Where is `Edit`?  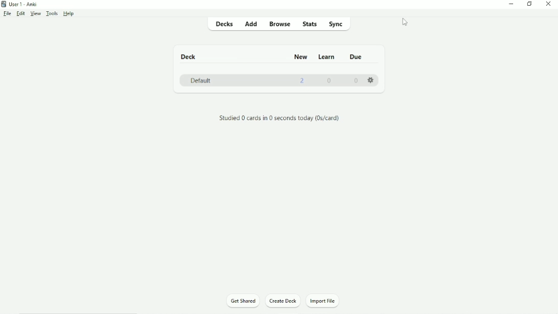 Edit is located at coordinates (20, 13).